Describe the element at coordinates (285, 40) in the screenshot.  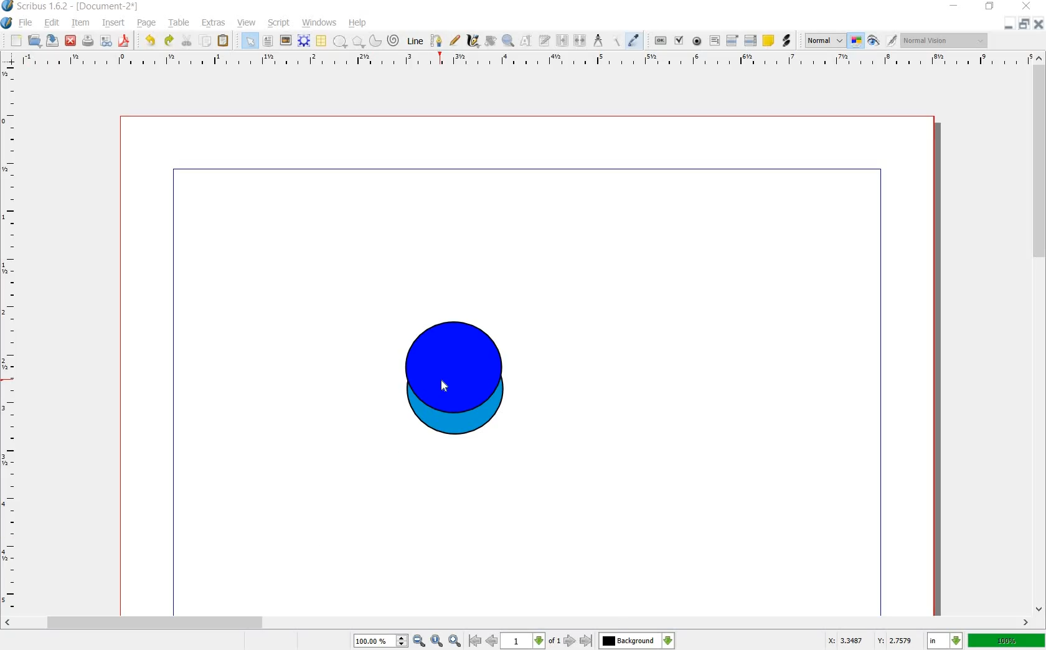
I see `image frame` at that location.